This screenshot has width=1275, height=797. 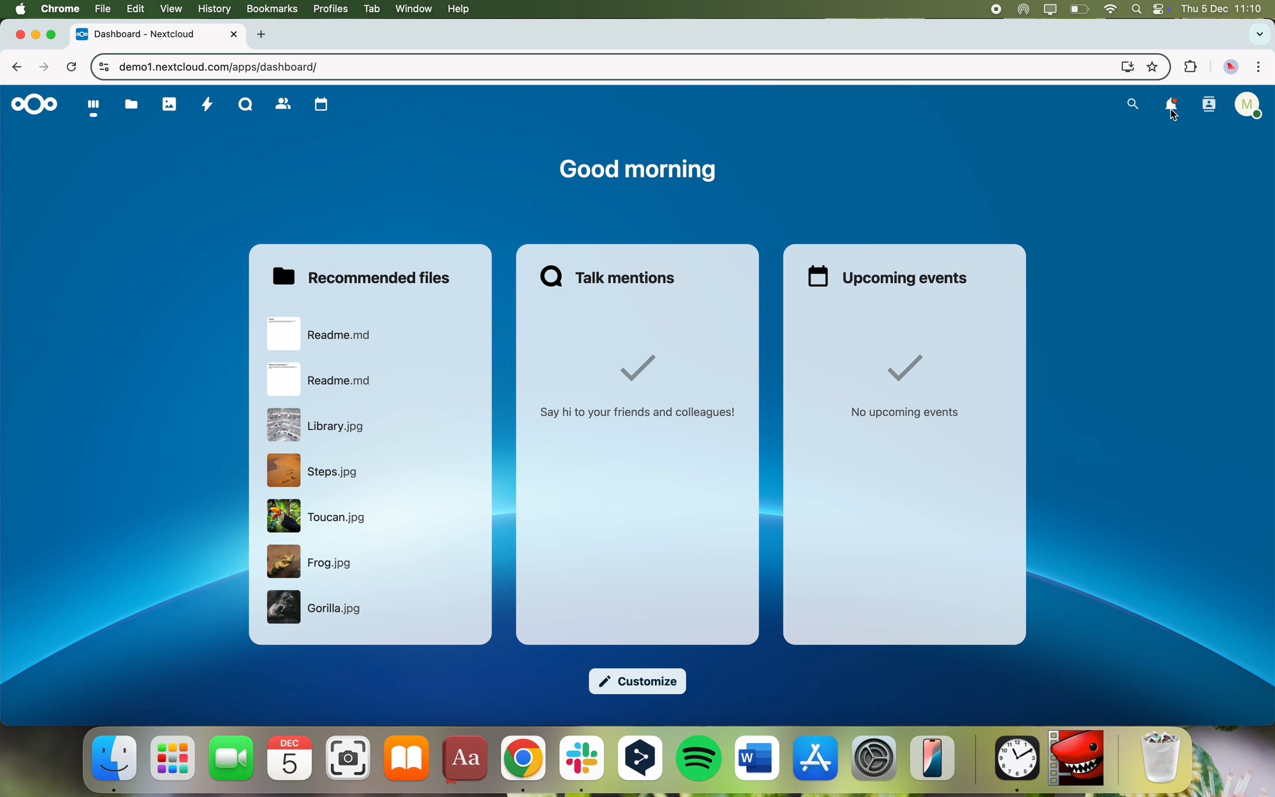 What do you see at coordinates (101, 9) in the screenshot?
I see `file` at bounding box center [101, 9].